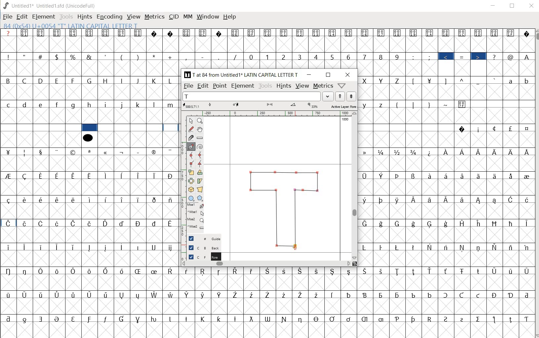 The image size is (539, 338). I want to click on Symbol, so click(431, 271).